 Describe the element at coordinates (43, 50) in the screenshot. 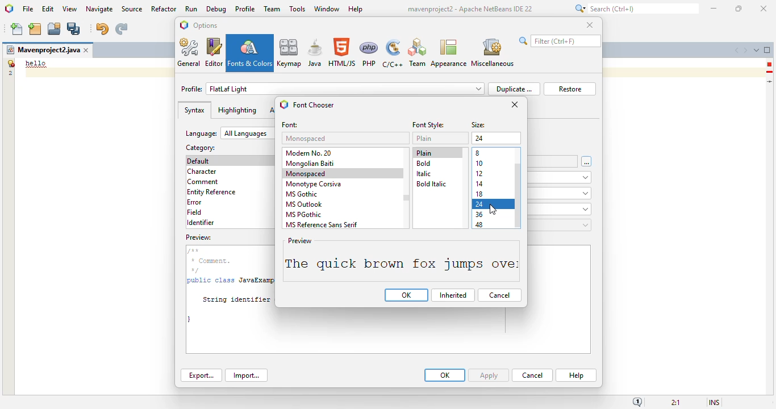

I see `project name` at that location.